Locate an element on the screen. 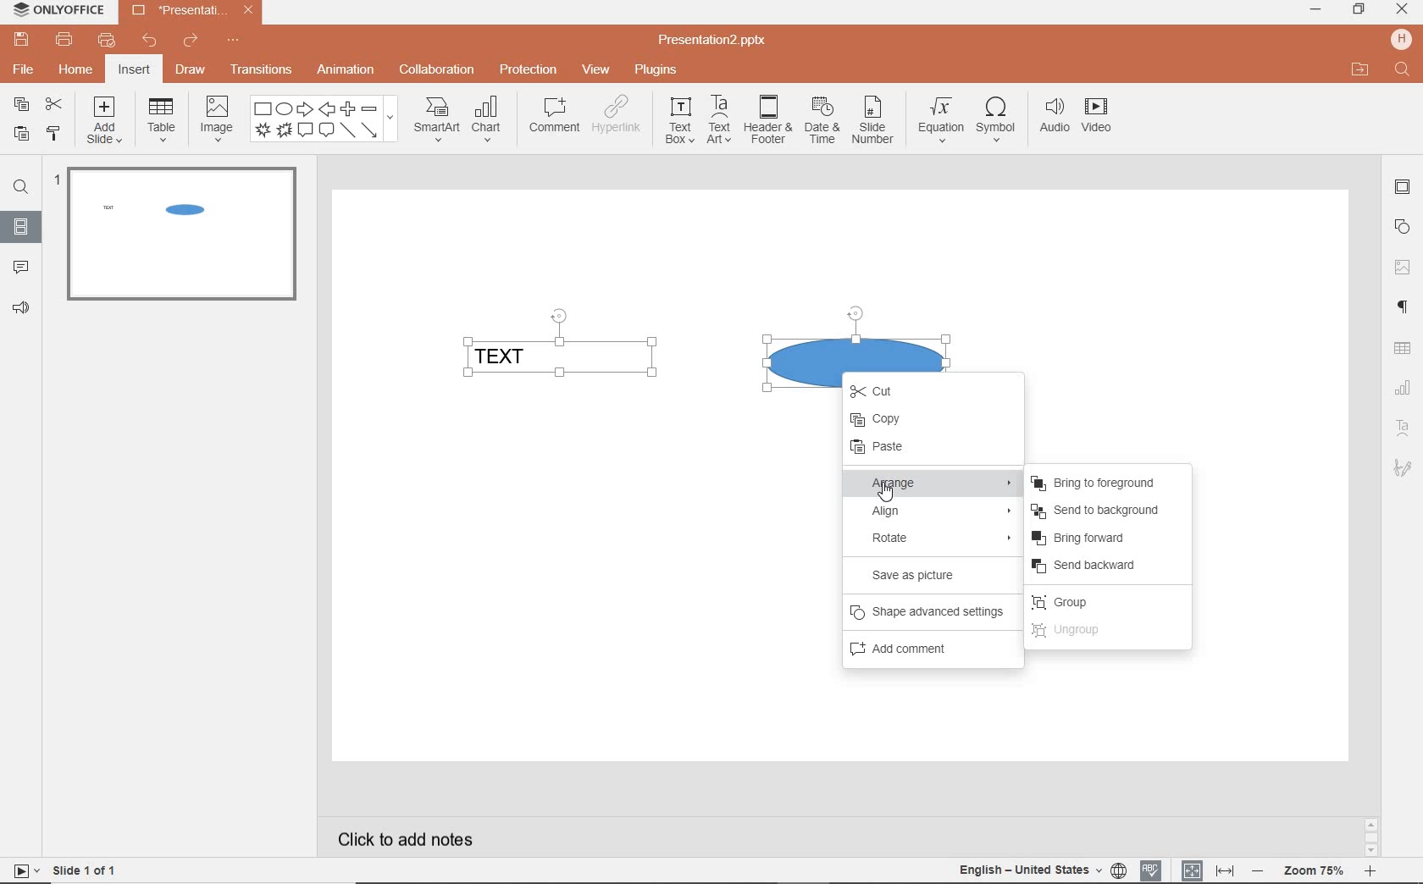 The height and width of the screenshot is (884, 1423). textbox is located at coordinates (678, 121).